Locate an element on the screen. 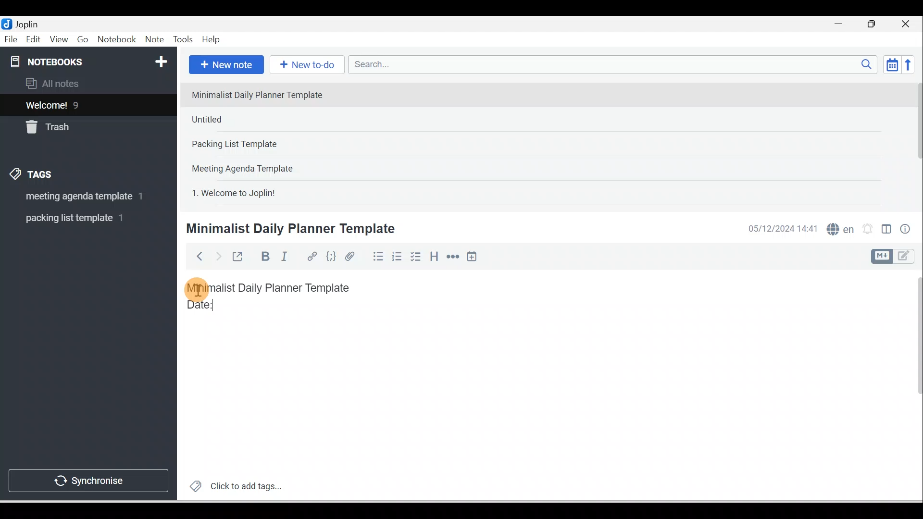 The width and height of the screenshot is (923, 519). Notebook is located at coordinates (116, 40).